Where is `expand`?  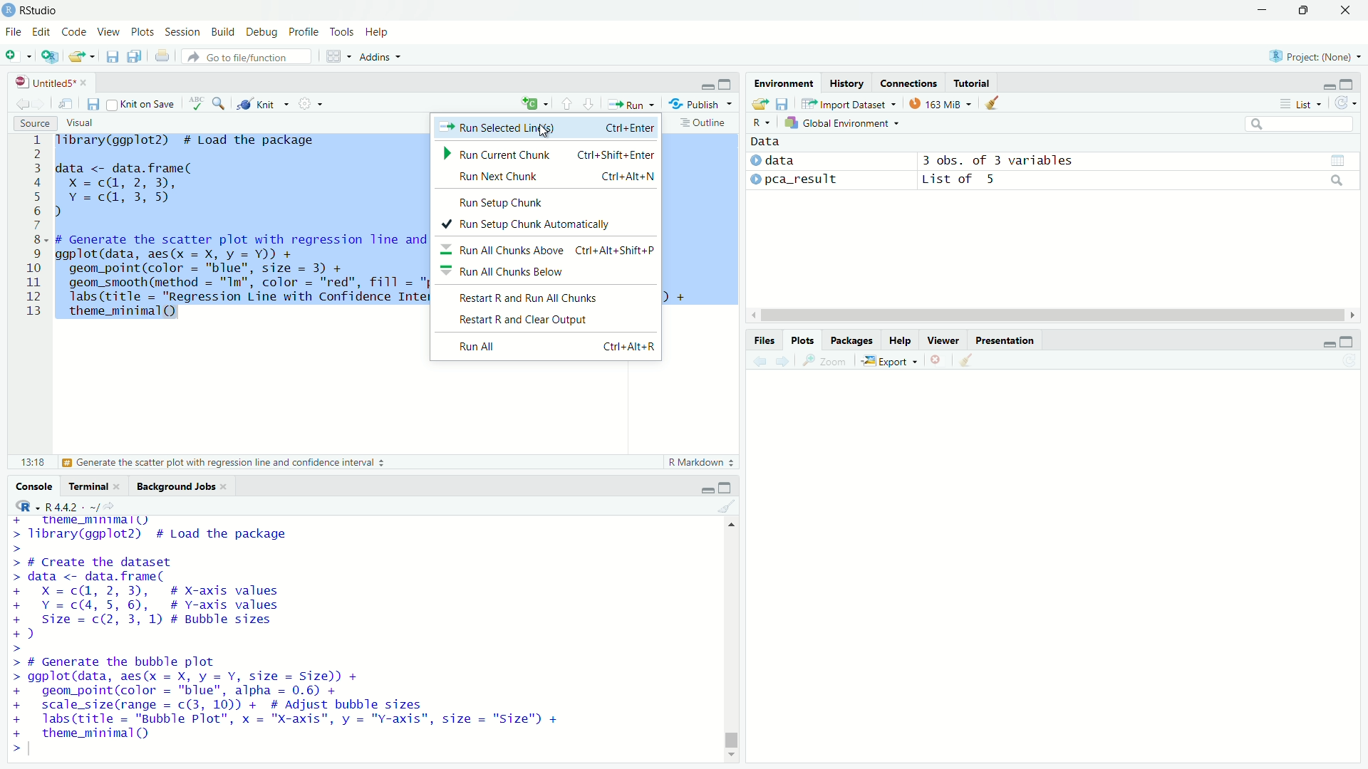
expand is located at coordinates (727, 83).